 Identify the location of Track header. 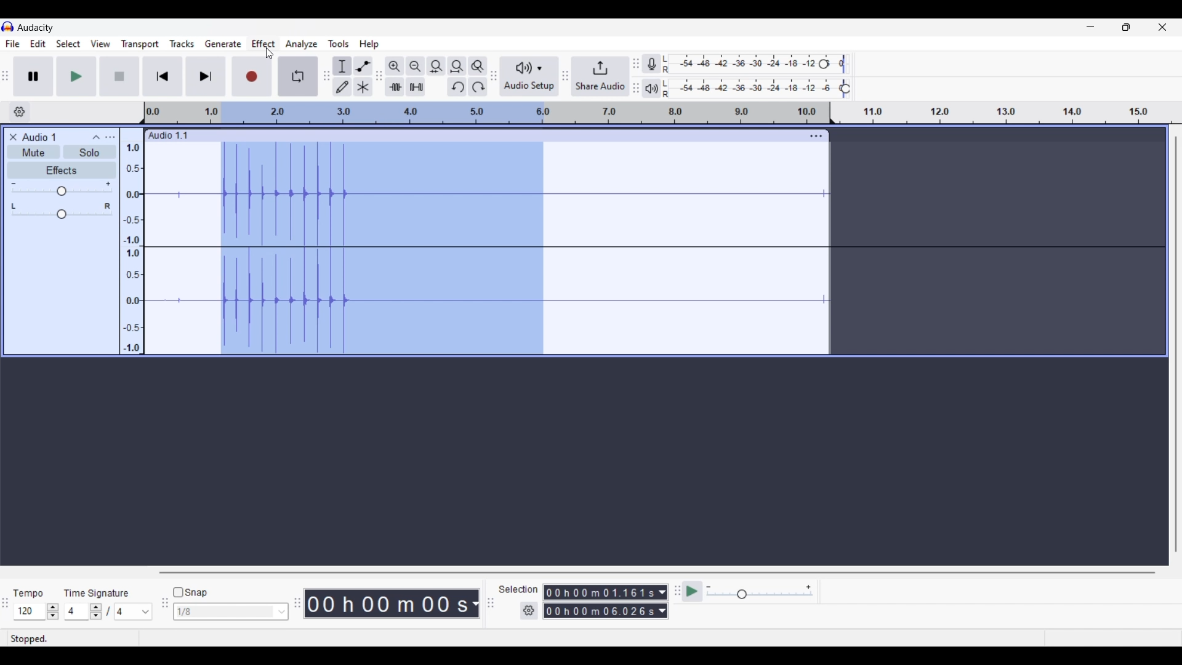
(832, 113).